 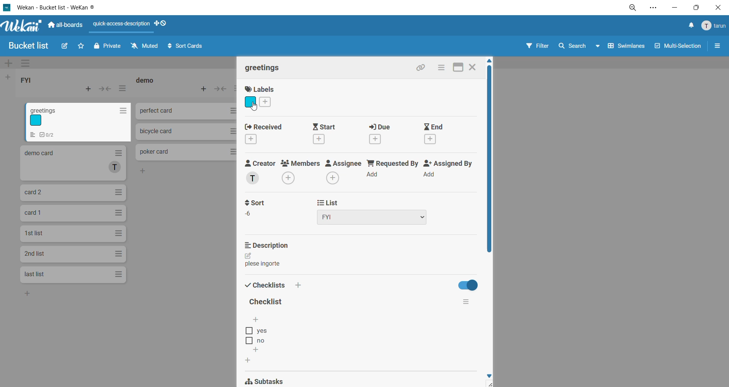 I want to click on collapse, so click(x=221, y=90).